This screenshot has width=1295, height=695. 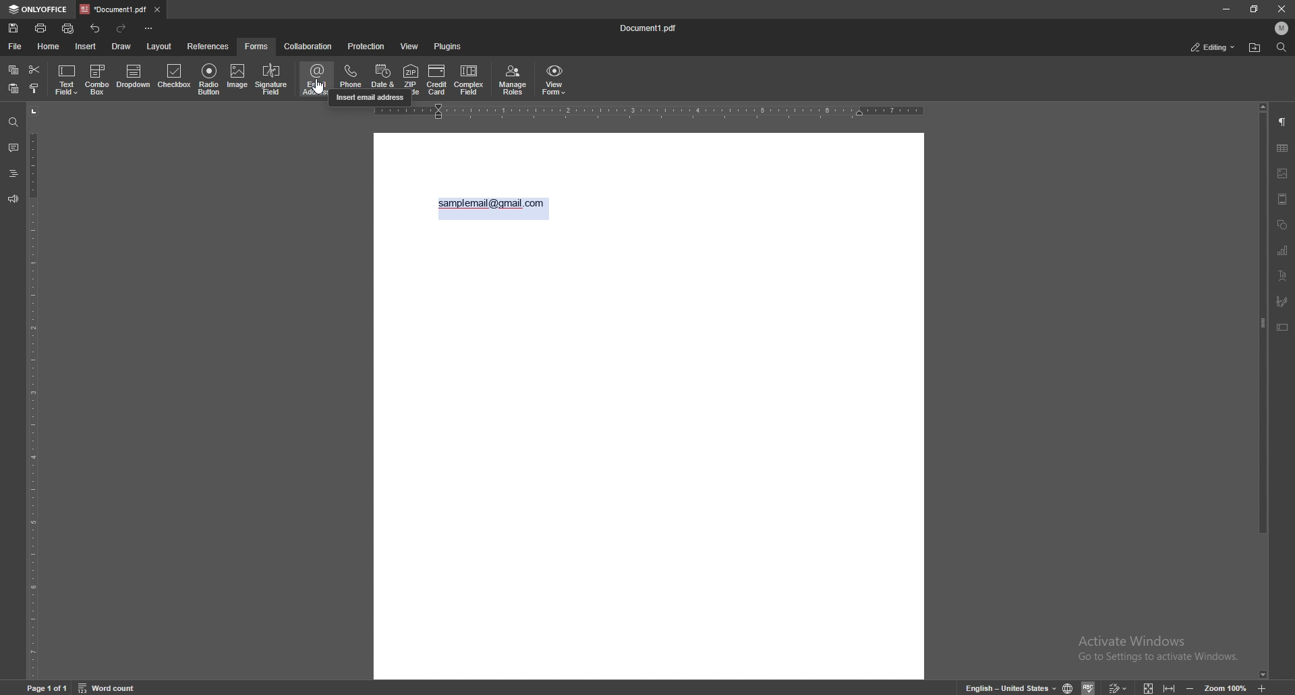 I want to click on save, so click(x=13, y=28).